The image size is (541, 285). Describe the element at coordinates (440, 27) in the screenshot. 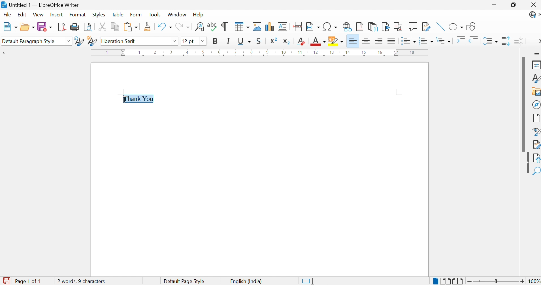

I see `Insert Line` at that location.